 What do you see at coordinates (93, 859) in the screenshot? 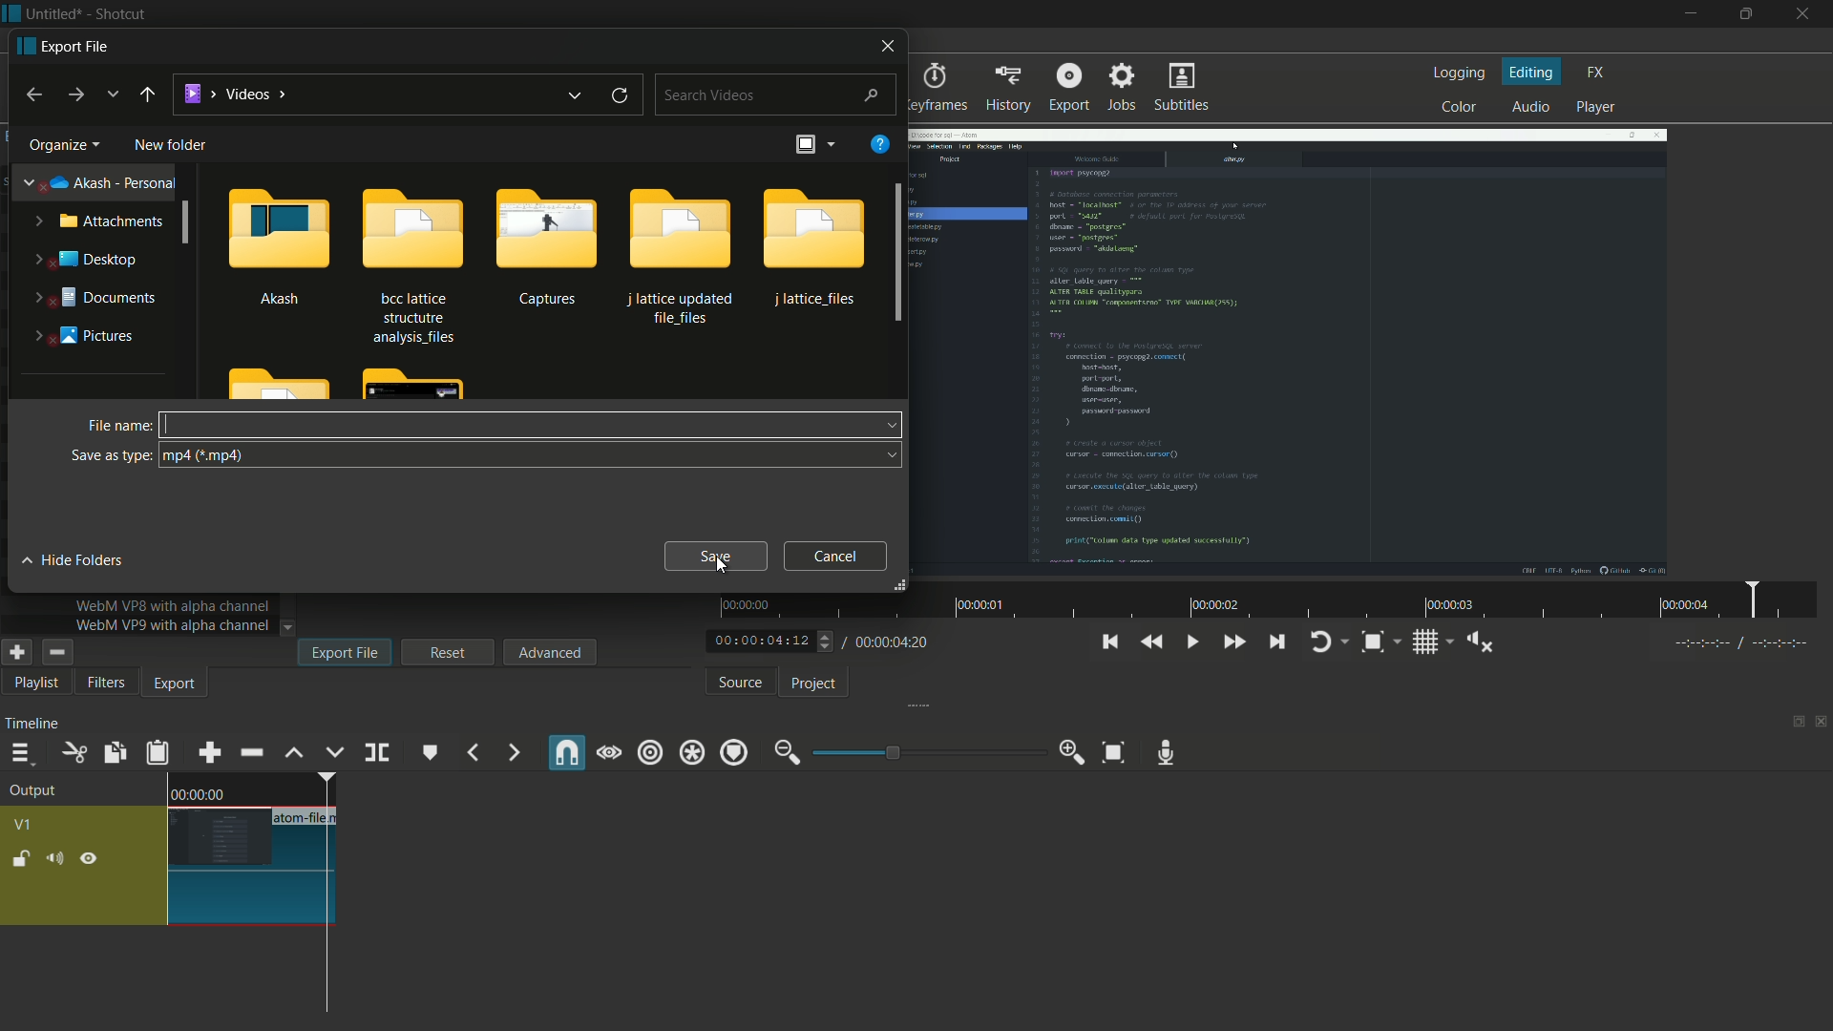
I see `hide` at bounding box center [93, 859].